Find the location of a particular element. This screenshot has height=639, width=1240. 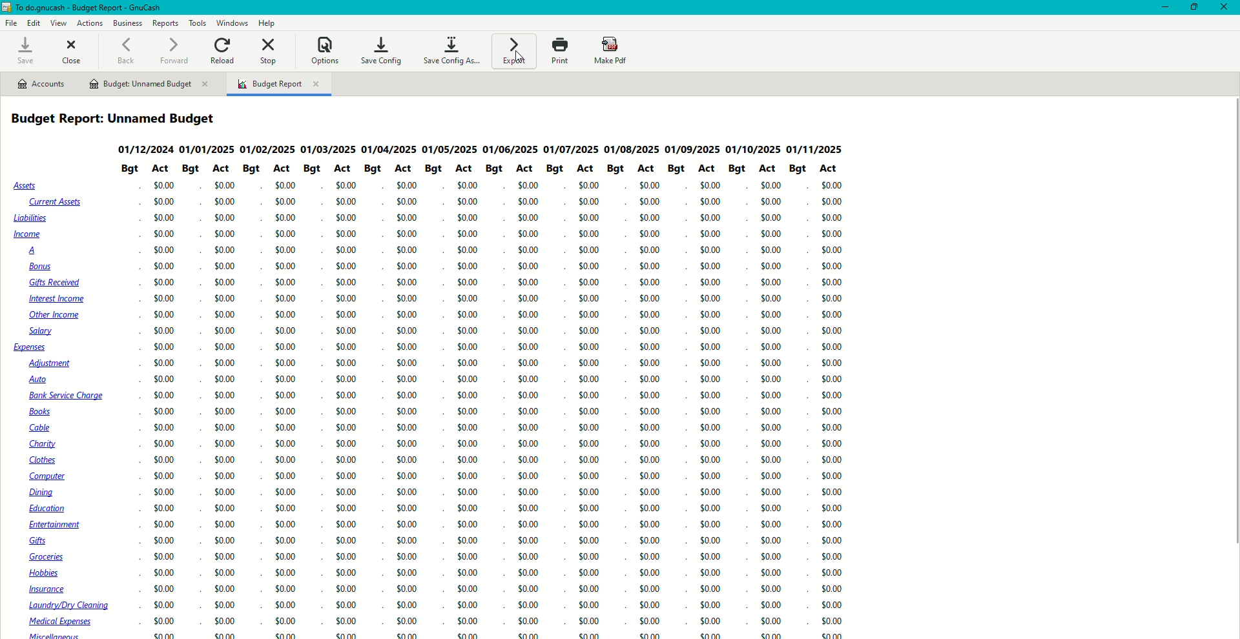

$0.00 is located at coordinates (347, 365).